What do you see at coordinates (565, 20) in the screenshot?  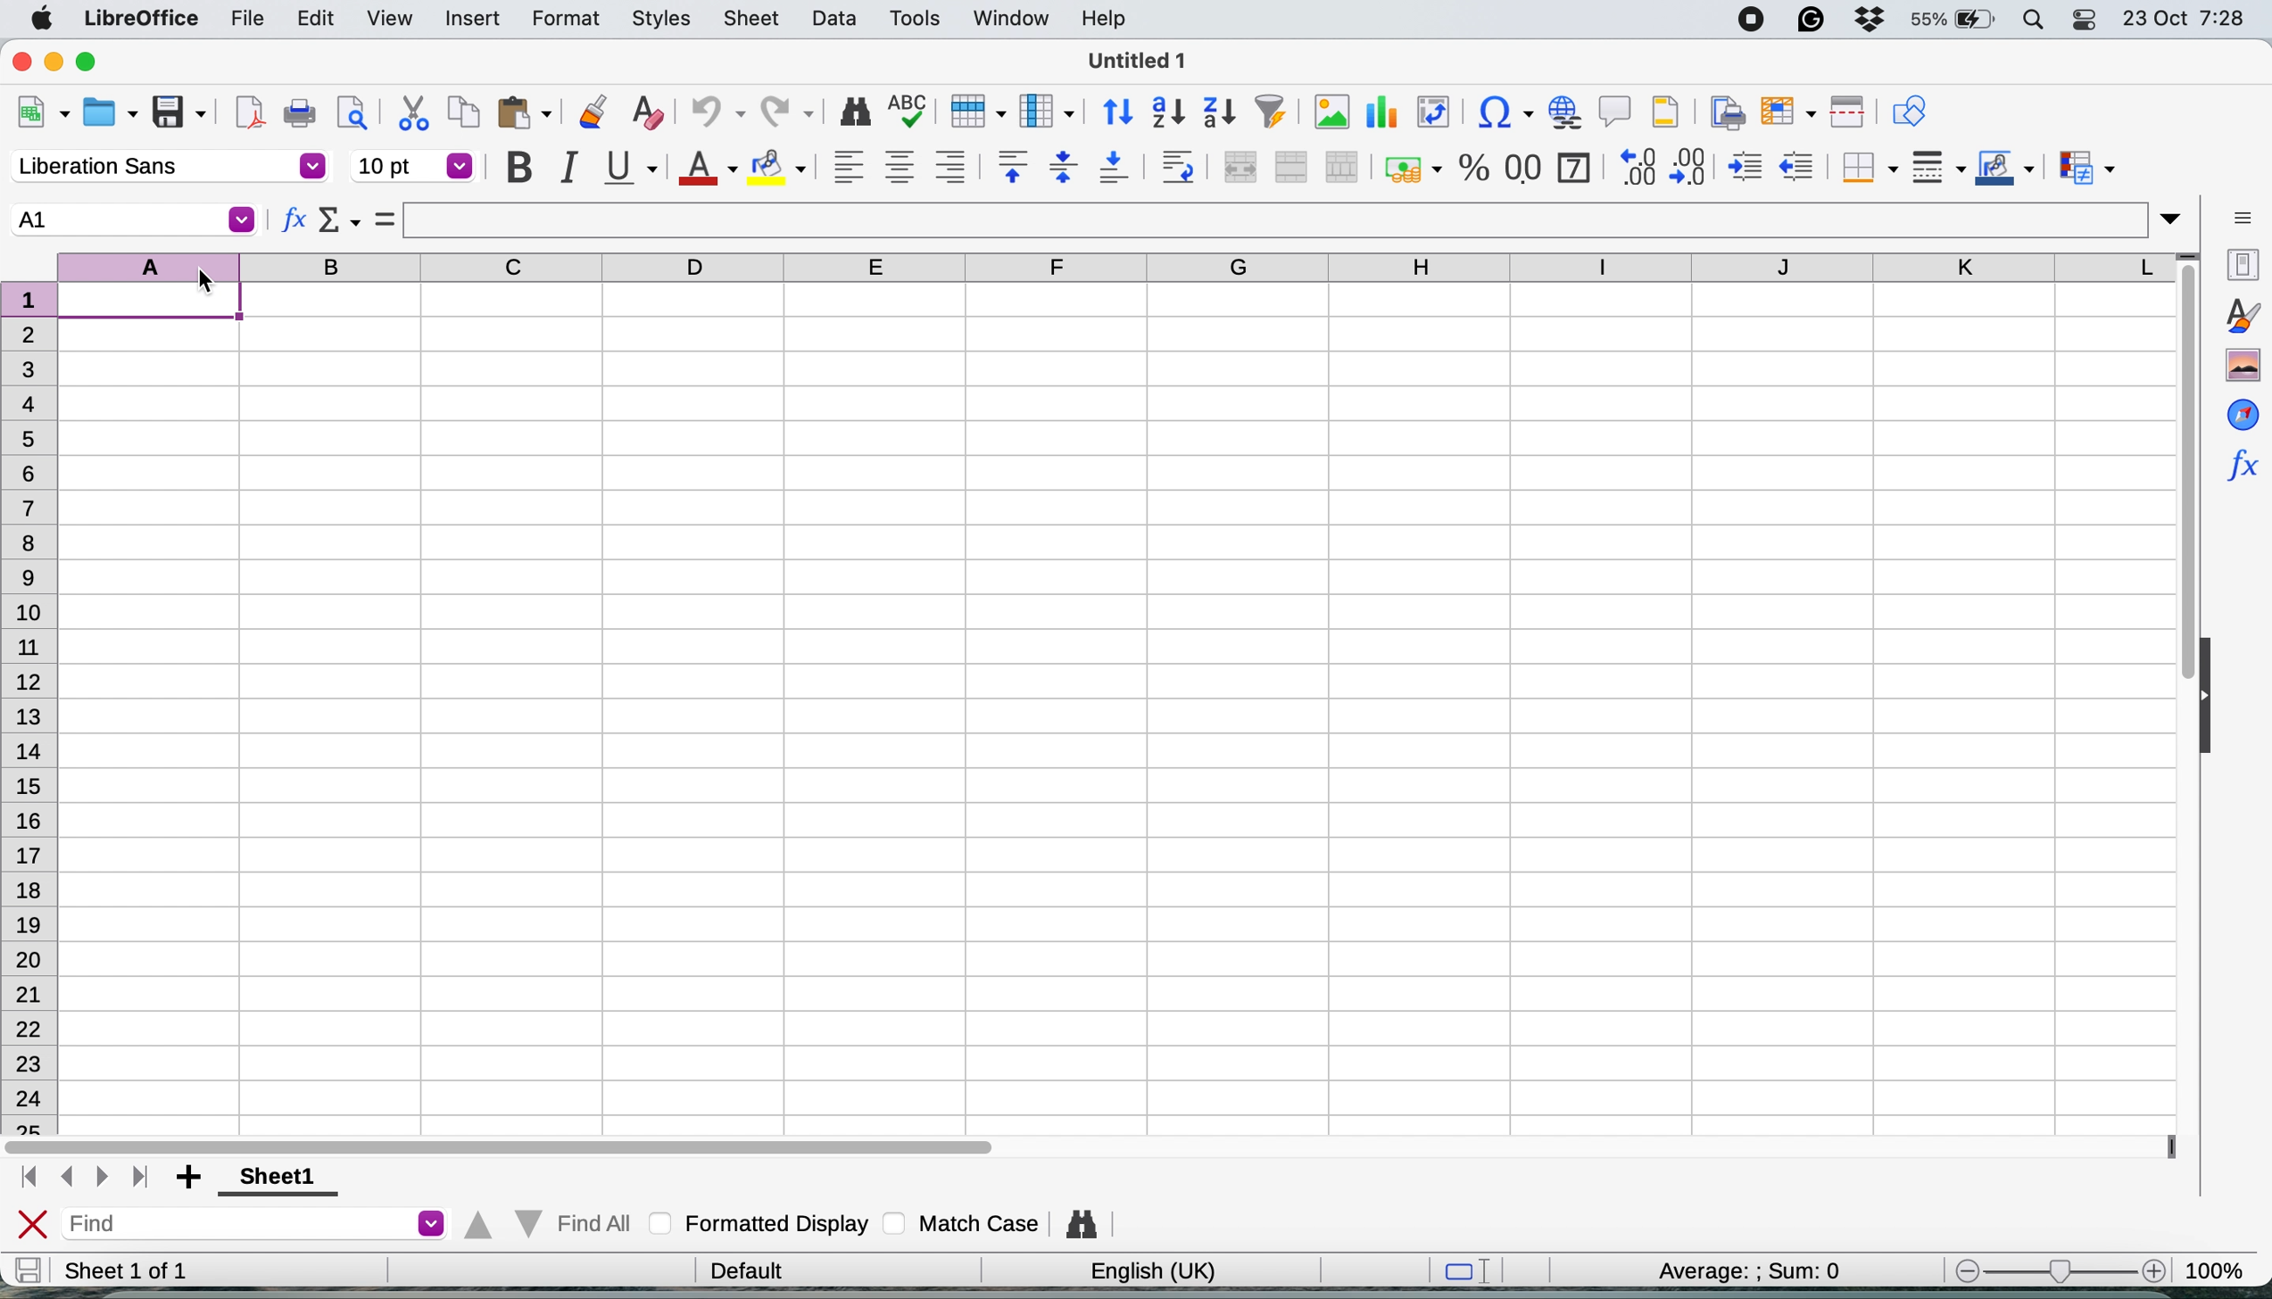 I see `format` at bounding box center [565, 20].